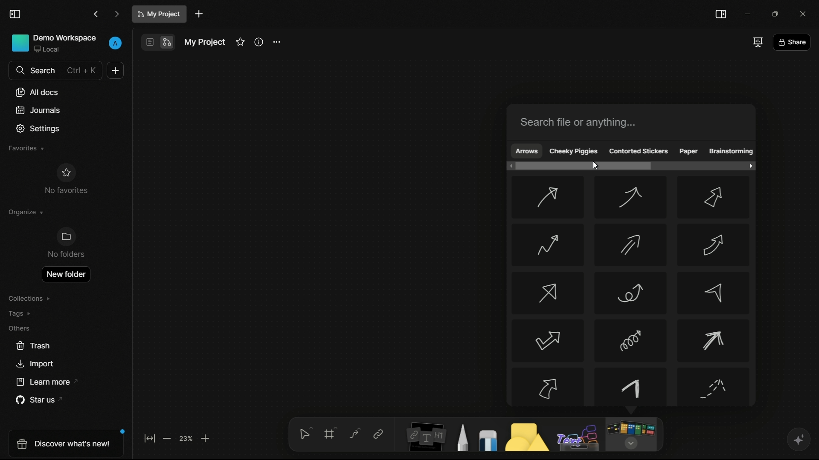 The image size is (819, 460). I want to click on fit to screen, so click(149, 438).